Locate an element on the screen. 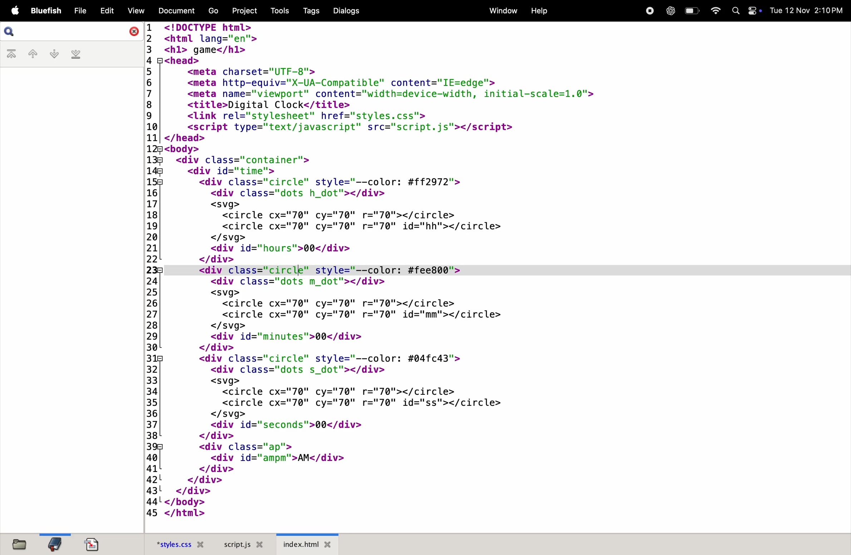 The width and height of the screenshot is (851, 555). dialogs is located at coordinates (346, 10).